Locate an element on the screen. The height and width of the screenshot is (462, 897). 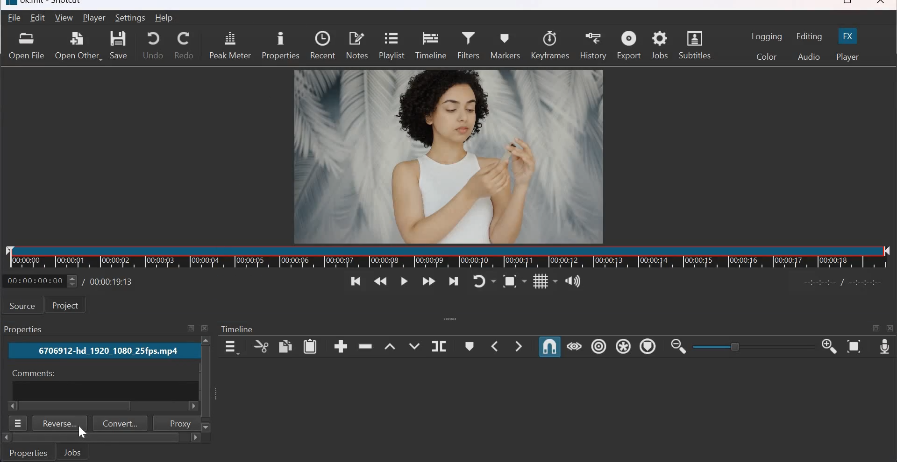
Toggle zoom is located at coordinates (514, 280).